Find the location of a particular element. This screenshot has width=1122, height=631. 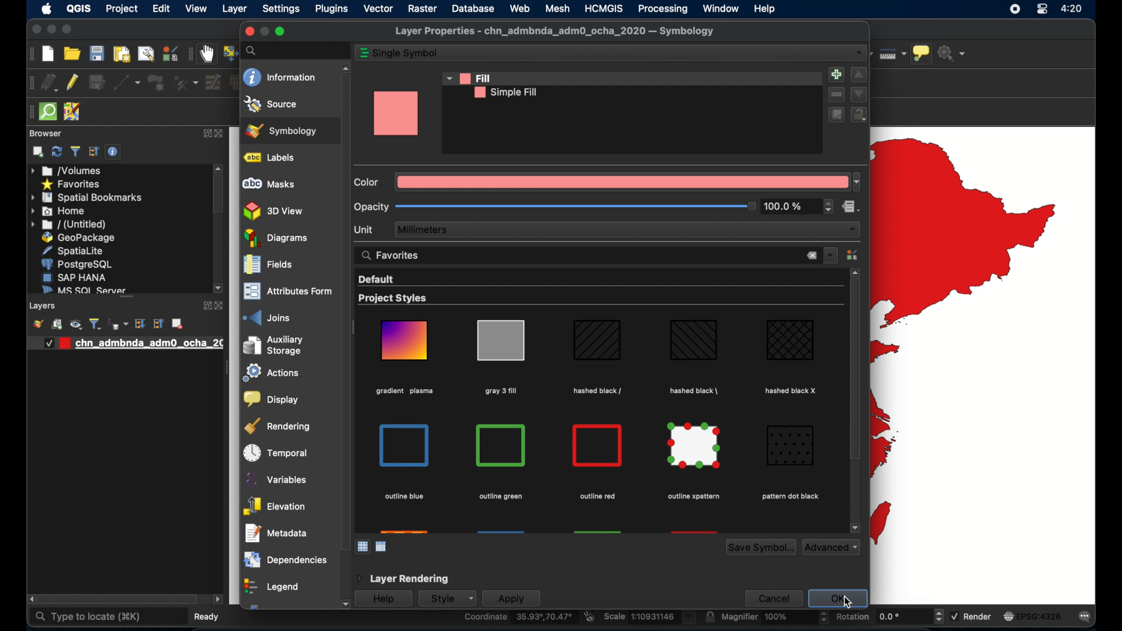

scroll box is located at coordinates (854, 372).